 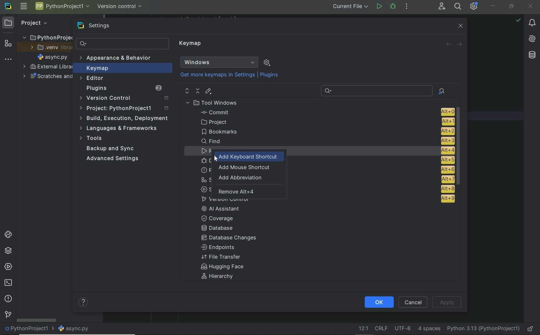 What do you see at coordinates (381, 329) in the screenshot?
I see `Line separator` at bounding box center [381, 329].